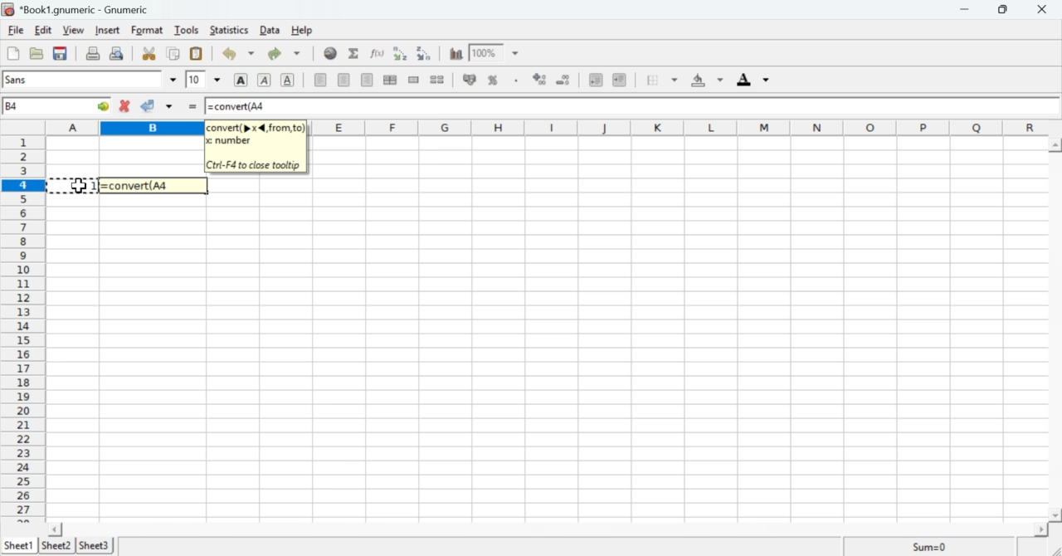  What do you see at coordinates (1055, 144) in the screenshot?
I see `scroll up` at bounding box center [1055, 144].